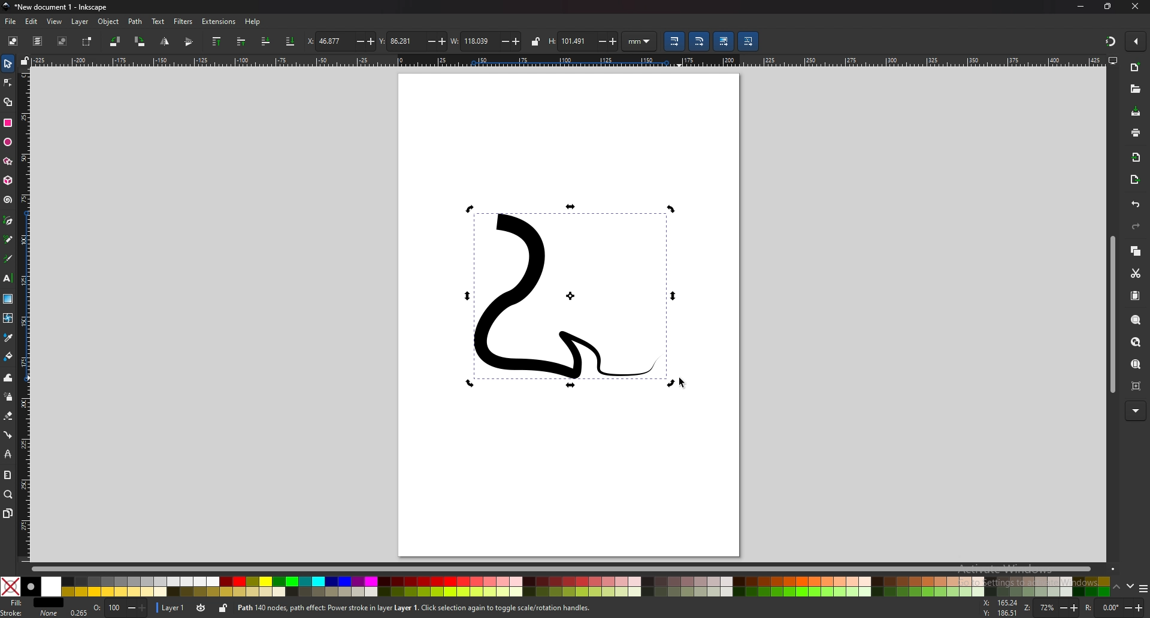 This screenshot has width=1150, height=618. I want to click on deselect, so click(63, 41).